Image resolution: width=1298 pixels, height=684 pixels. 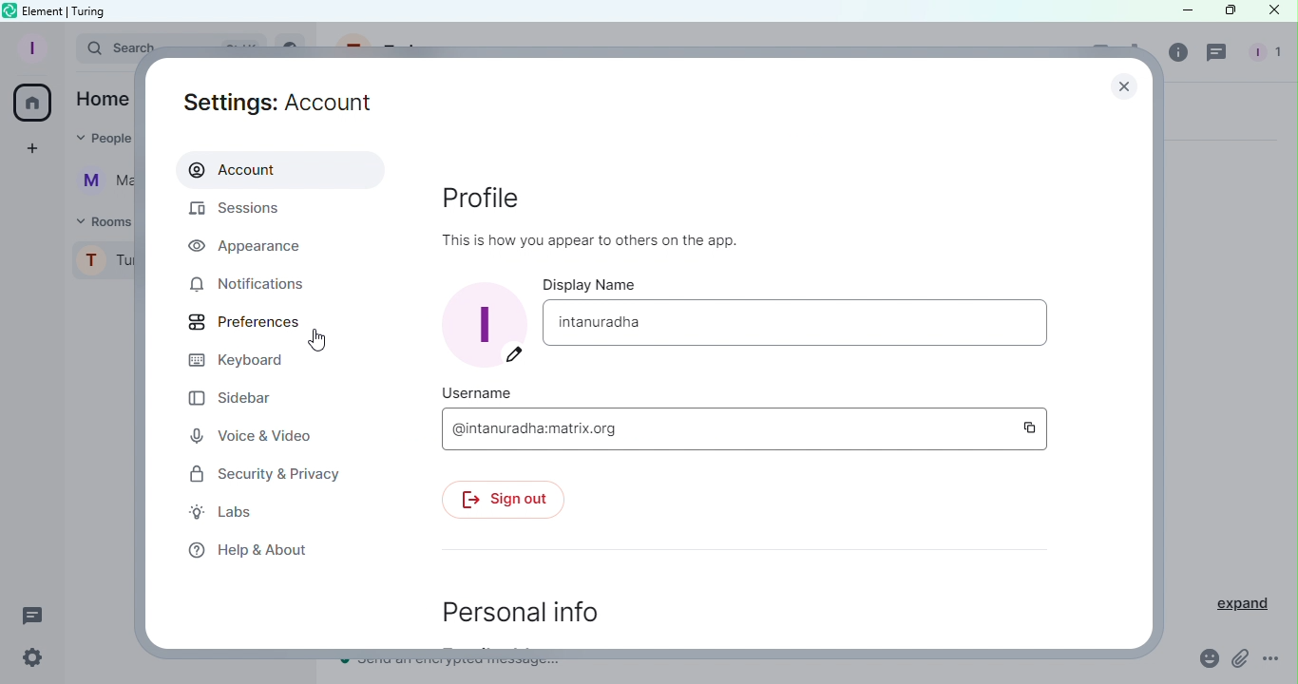 I want to click on Minimize, so click(x=1175, y=11).